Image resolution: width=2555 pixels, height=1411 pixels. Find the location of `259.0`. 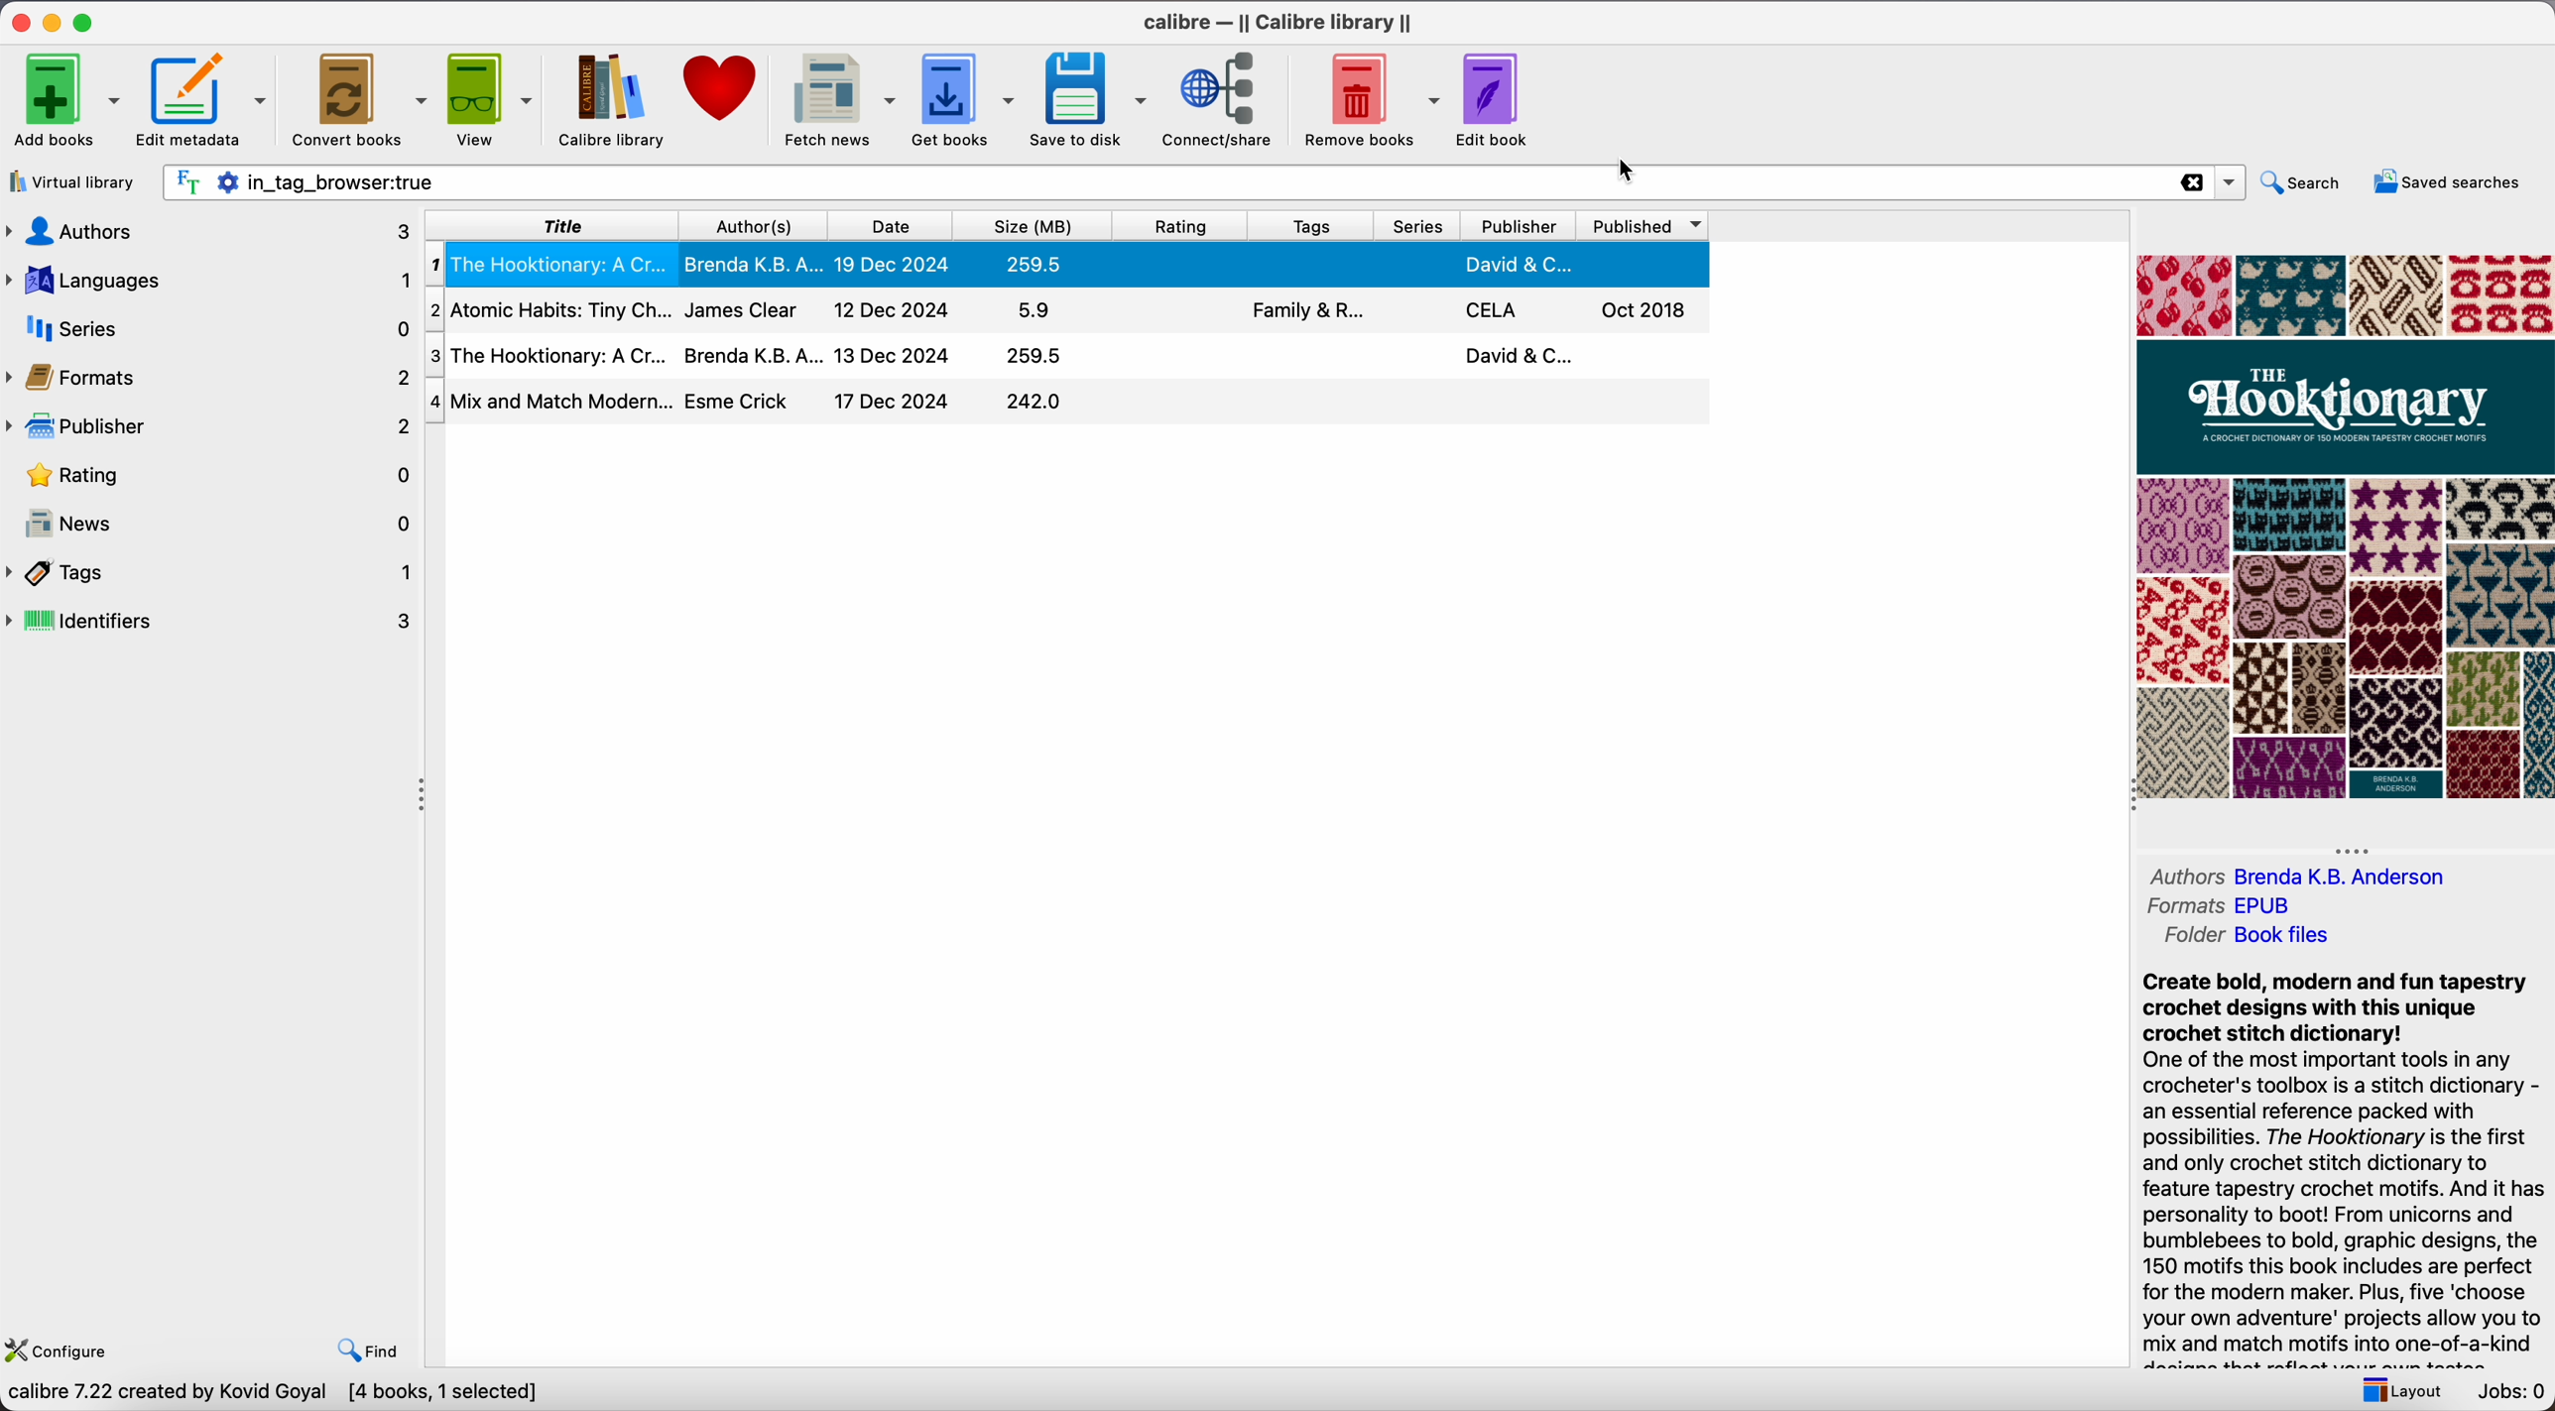

259.0 is located at coordinates (1031, 357).